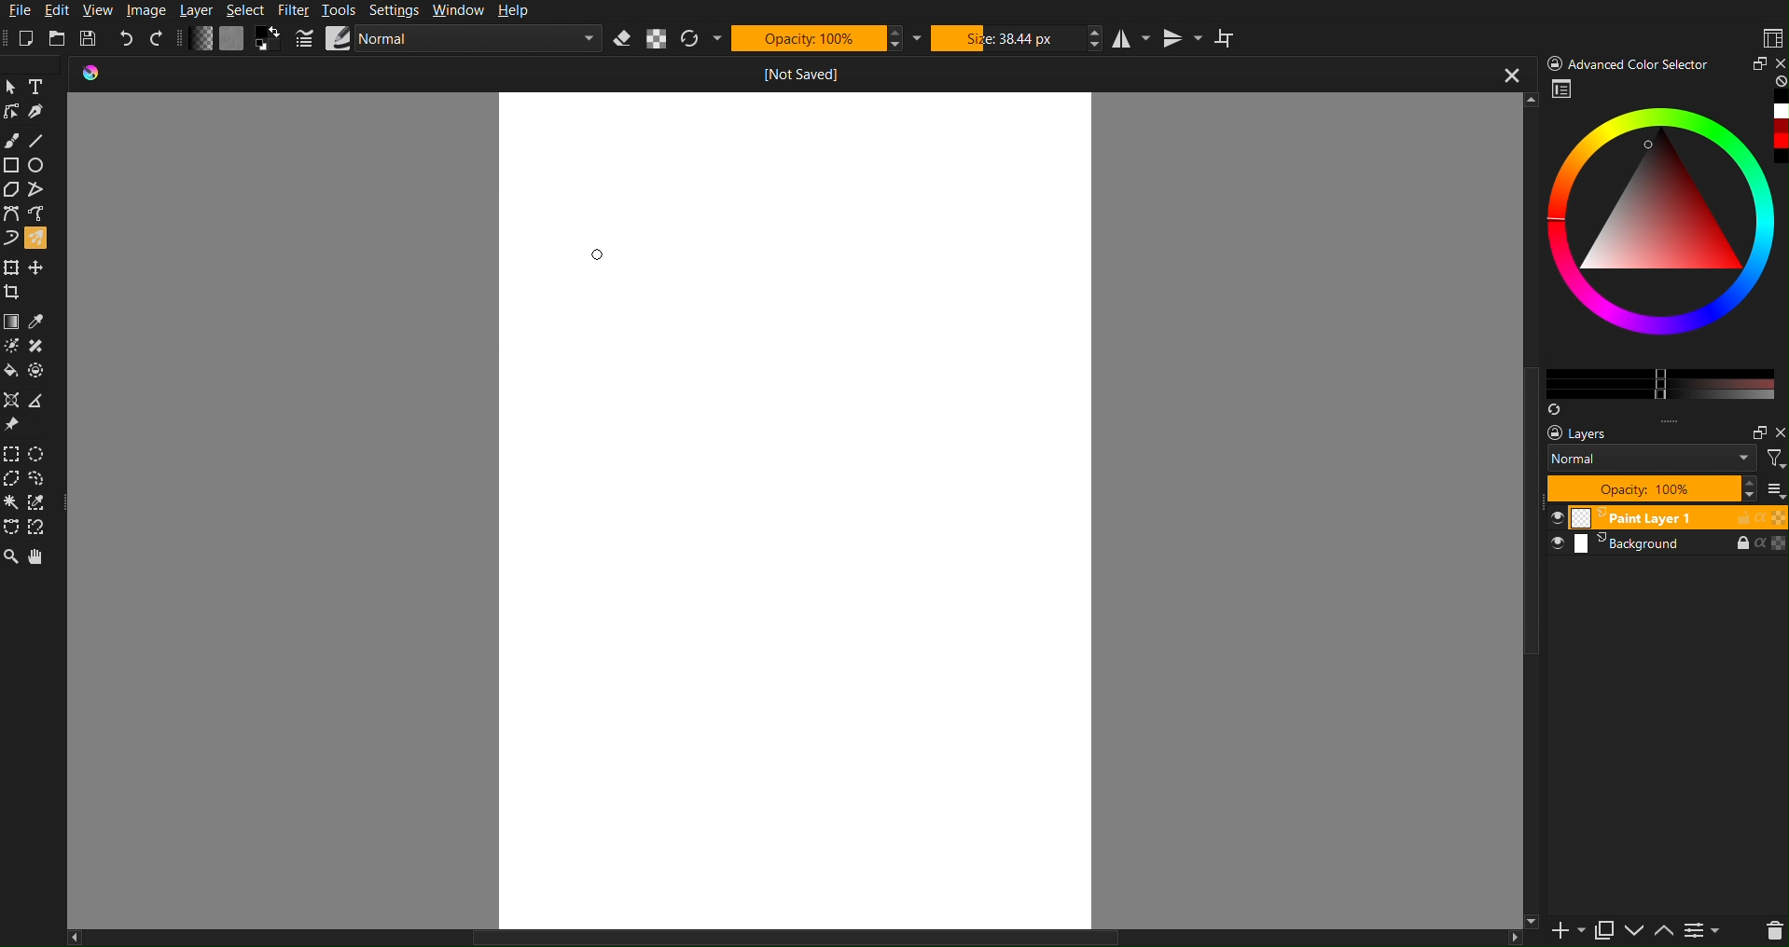 The image size is (1789, 947). What do you see at coordinates (64, 11) in the screenshot?
I see `Edit` at bounding box center [64, 11].